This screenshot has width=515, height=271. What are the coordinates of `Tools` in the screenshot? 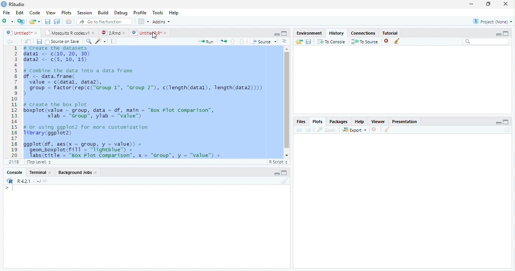 It's located at (158, 12).